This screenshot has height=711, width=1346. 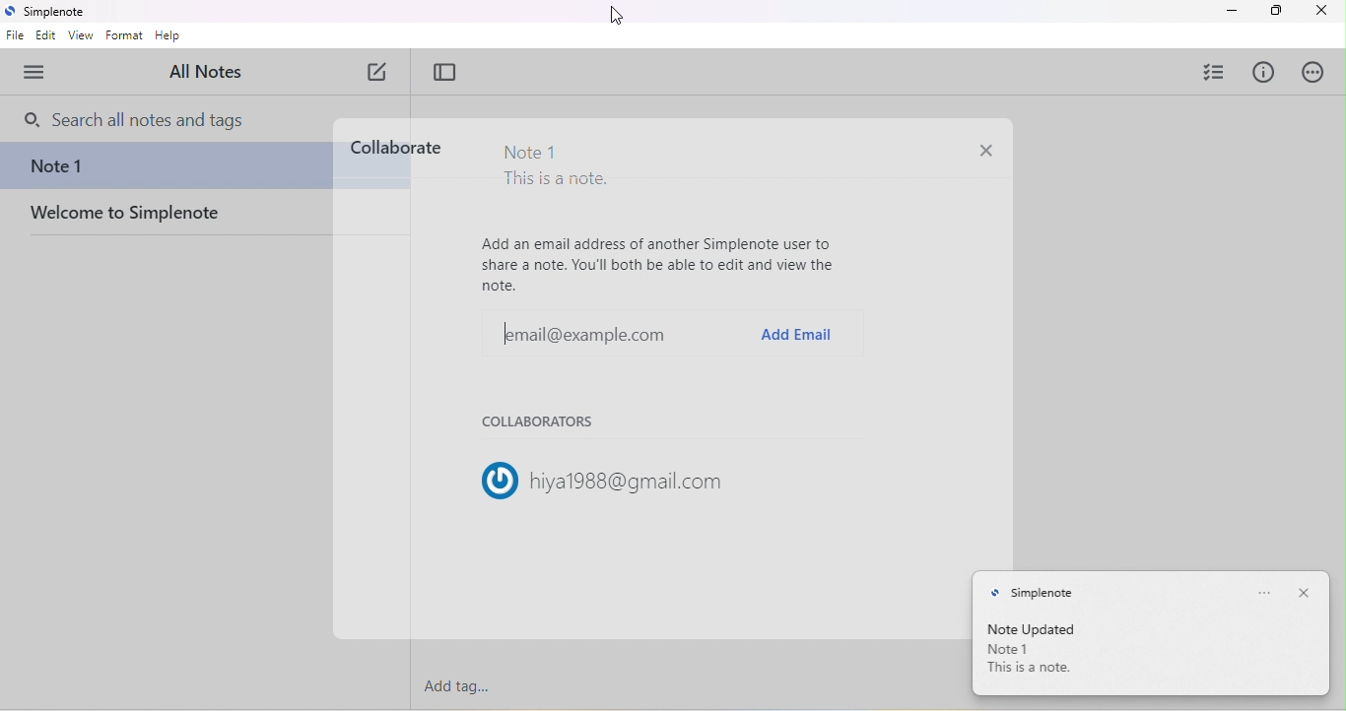 What do you see at coordinates (169, 220) in the screenshot?
I see `welcome to simplenote` at bounding box center [169, 220].